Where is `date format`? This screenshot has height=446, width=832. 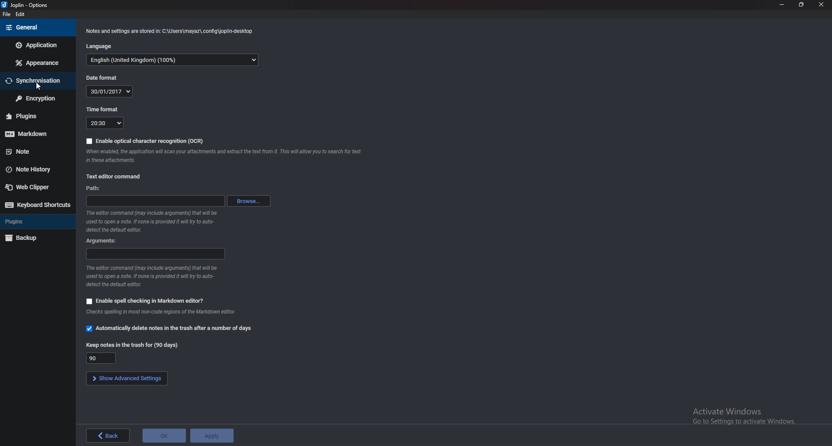 date format is located at coordinates (110, 90).